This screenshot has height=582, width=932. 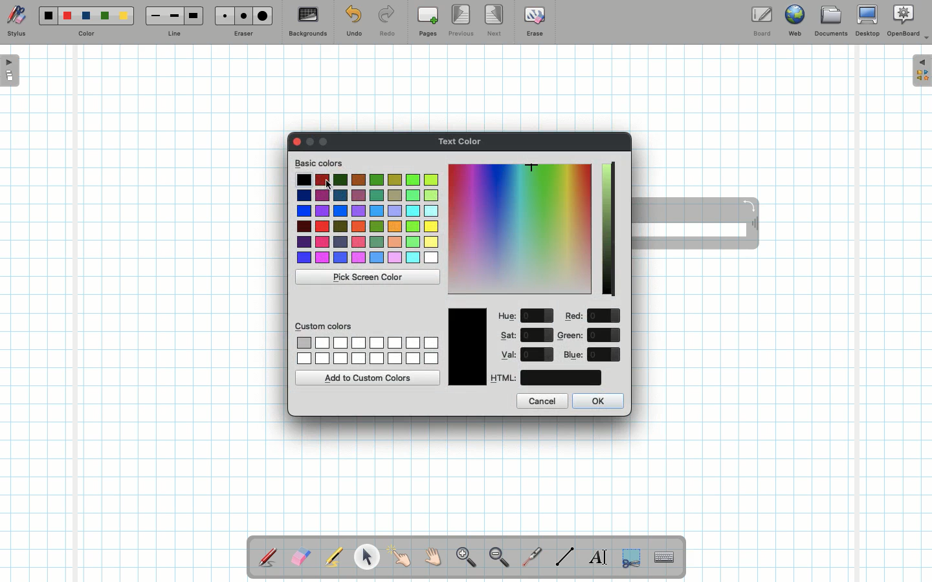 I want to click on value, so click(x=604, y=354).